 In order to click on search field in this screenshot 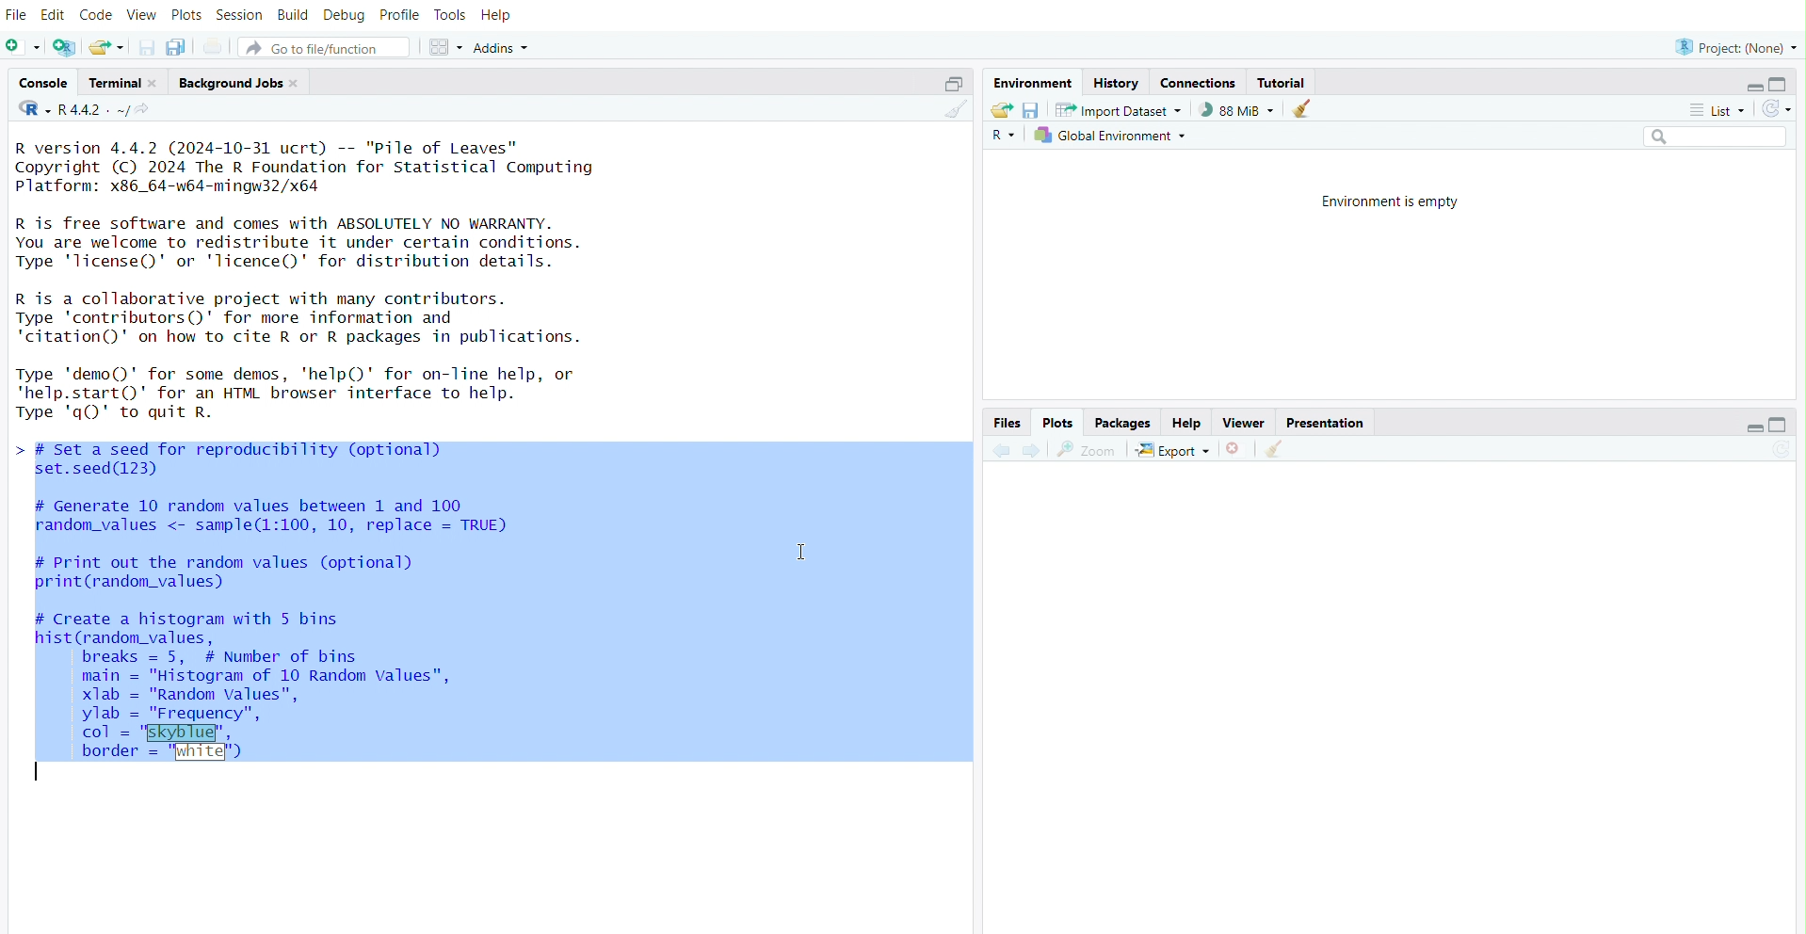, I will do `click(1717, 137)`.